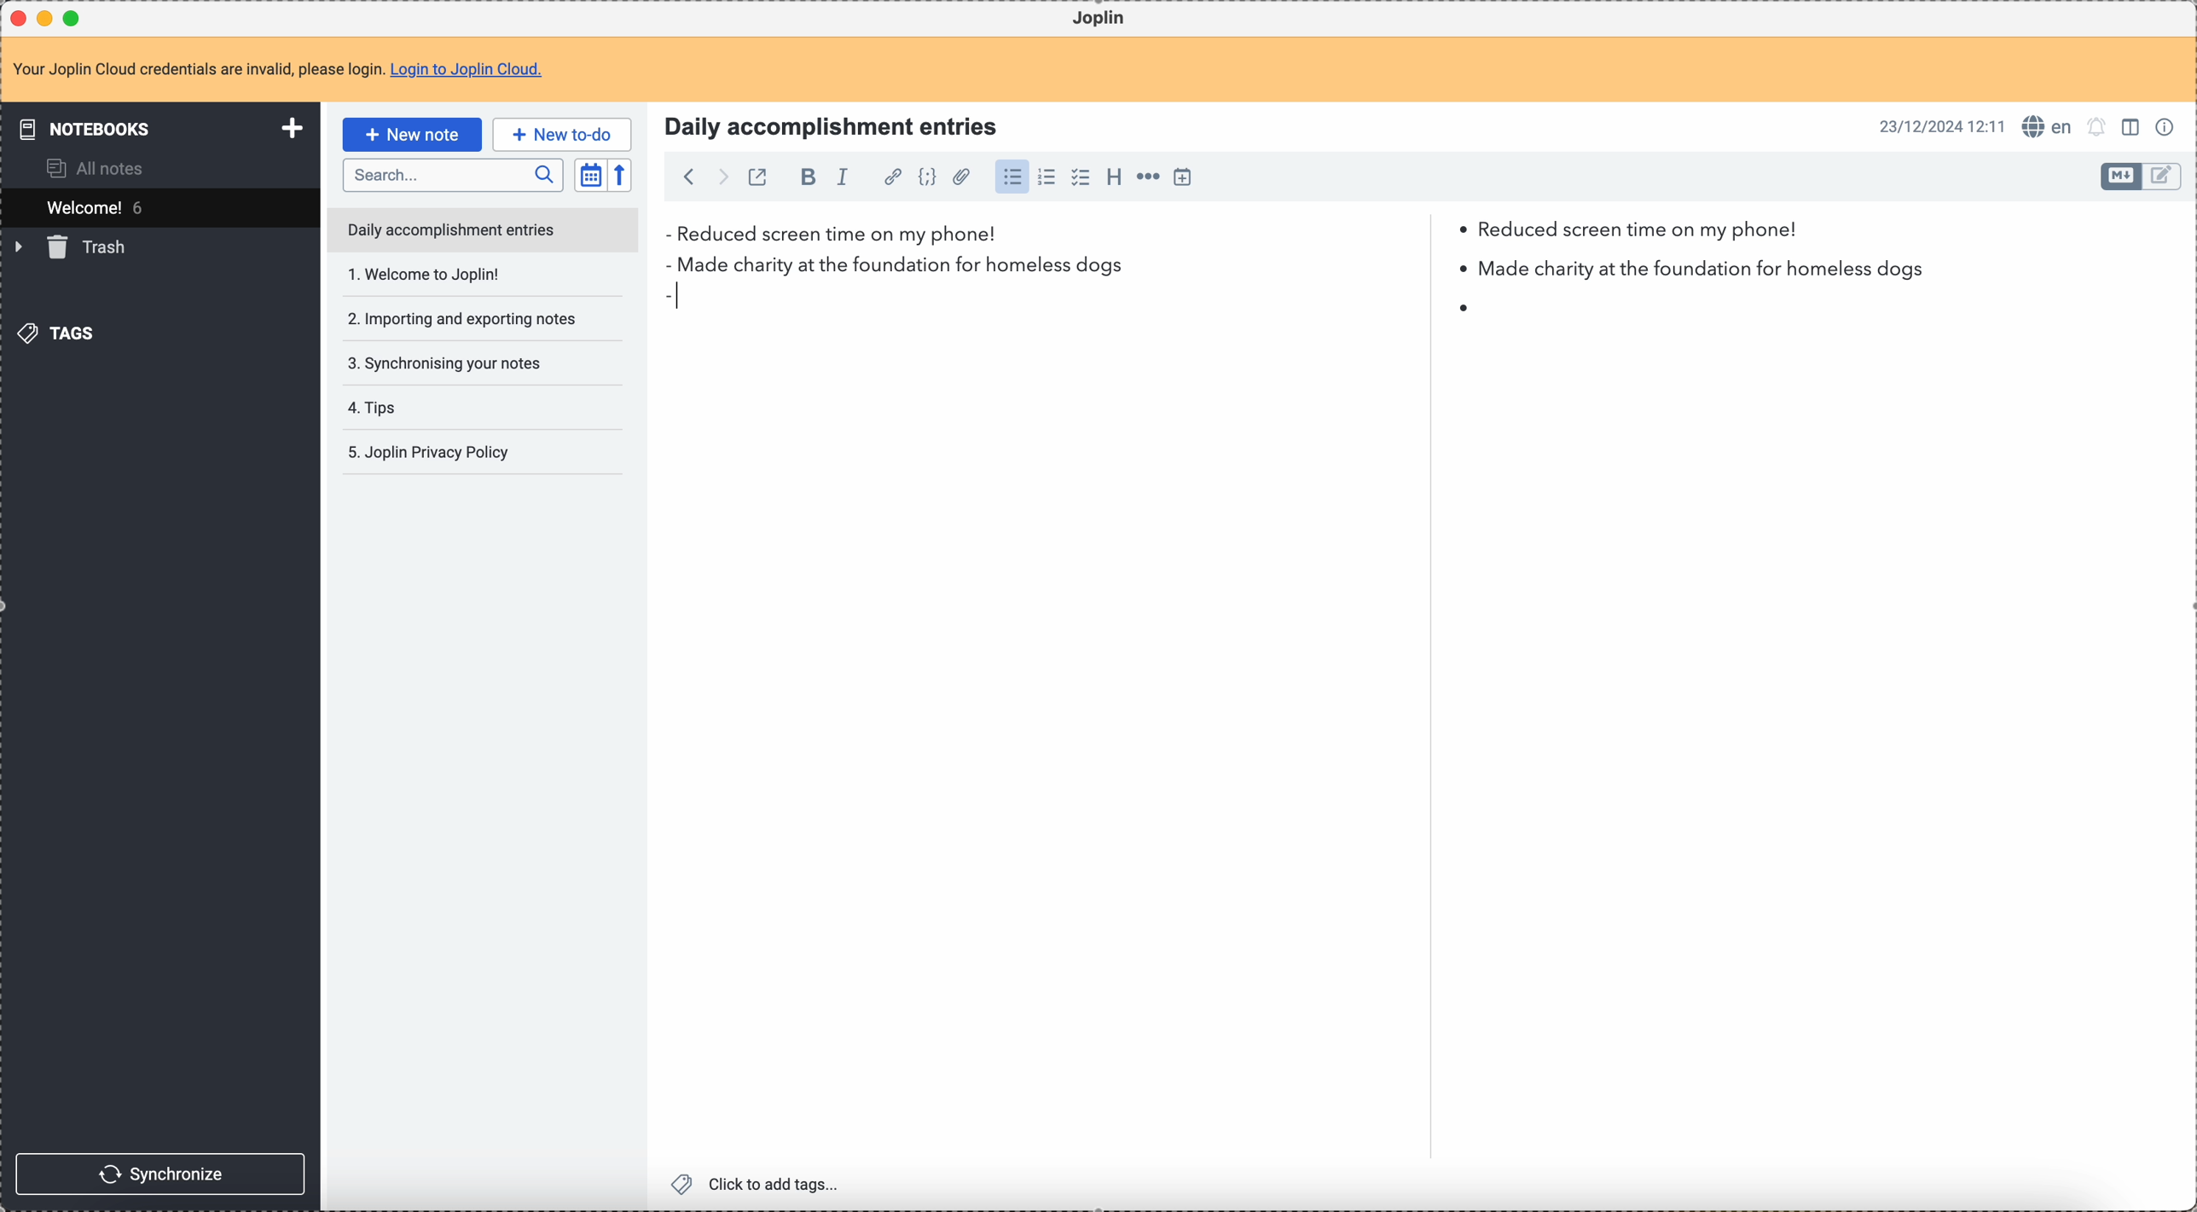 The height and width of the screenshot is (1212, 2197). Describe the element at coordinates (961, 177) in the screenshot. I see `attach file` at that location.